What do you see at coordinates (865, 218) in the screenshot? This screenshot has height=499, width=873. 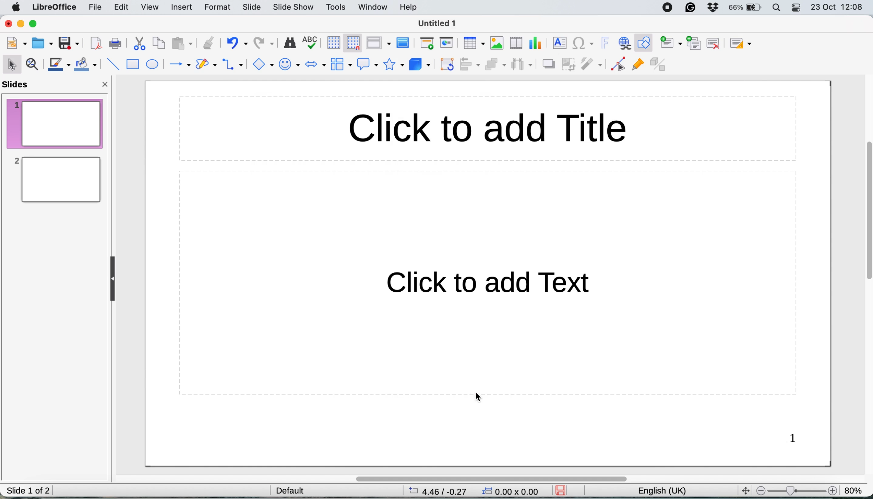 I see `vertical scroll bar` at bounding box center [865, 218].